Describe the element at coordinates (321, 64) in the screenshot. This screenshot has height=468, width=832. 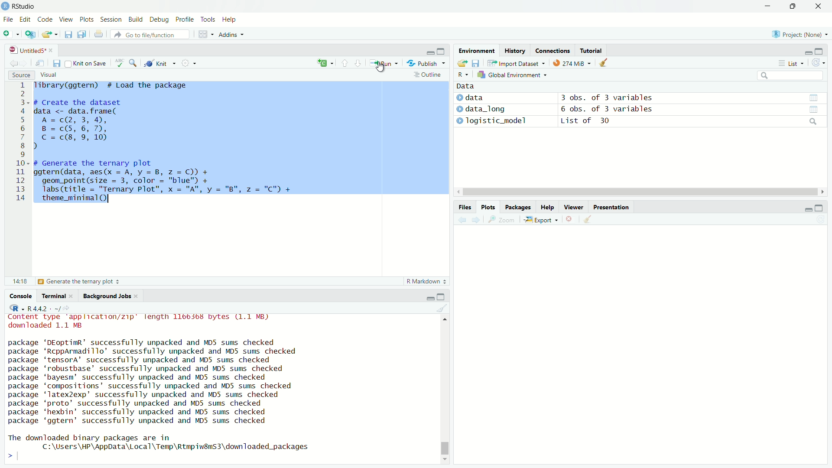
I see `add` at that location.